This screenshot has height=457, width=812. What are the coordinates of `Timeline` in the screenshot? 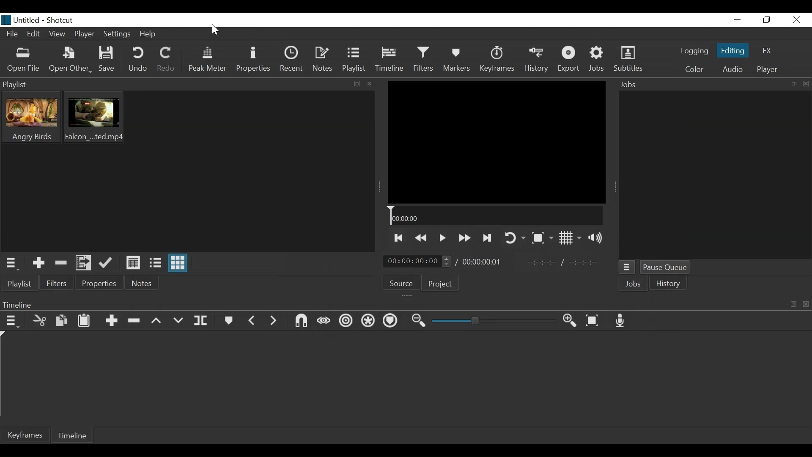 It's located at (74, 435).